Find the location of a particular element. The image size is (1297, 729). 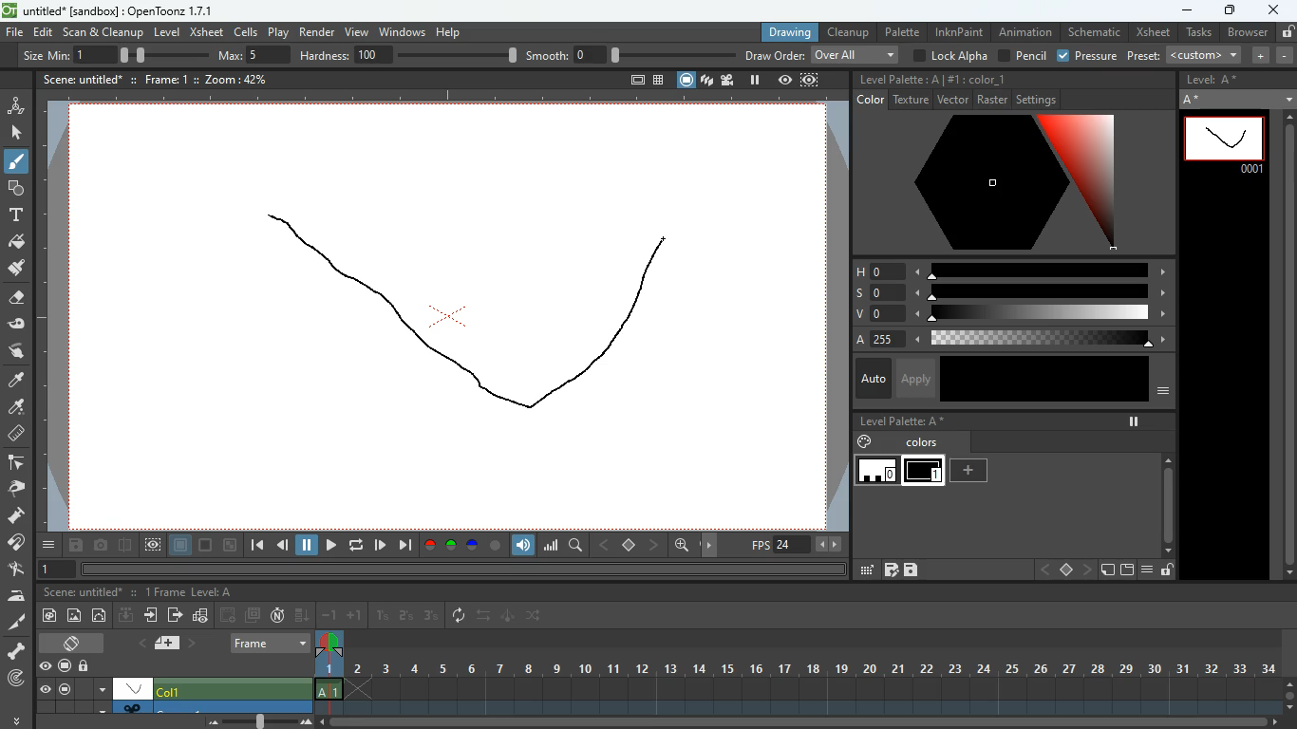

h is located at coordinates (1011, 270).